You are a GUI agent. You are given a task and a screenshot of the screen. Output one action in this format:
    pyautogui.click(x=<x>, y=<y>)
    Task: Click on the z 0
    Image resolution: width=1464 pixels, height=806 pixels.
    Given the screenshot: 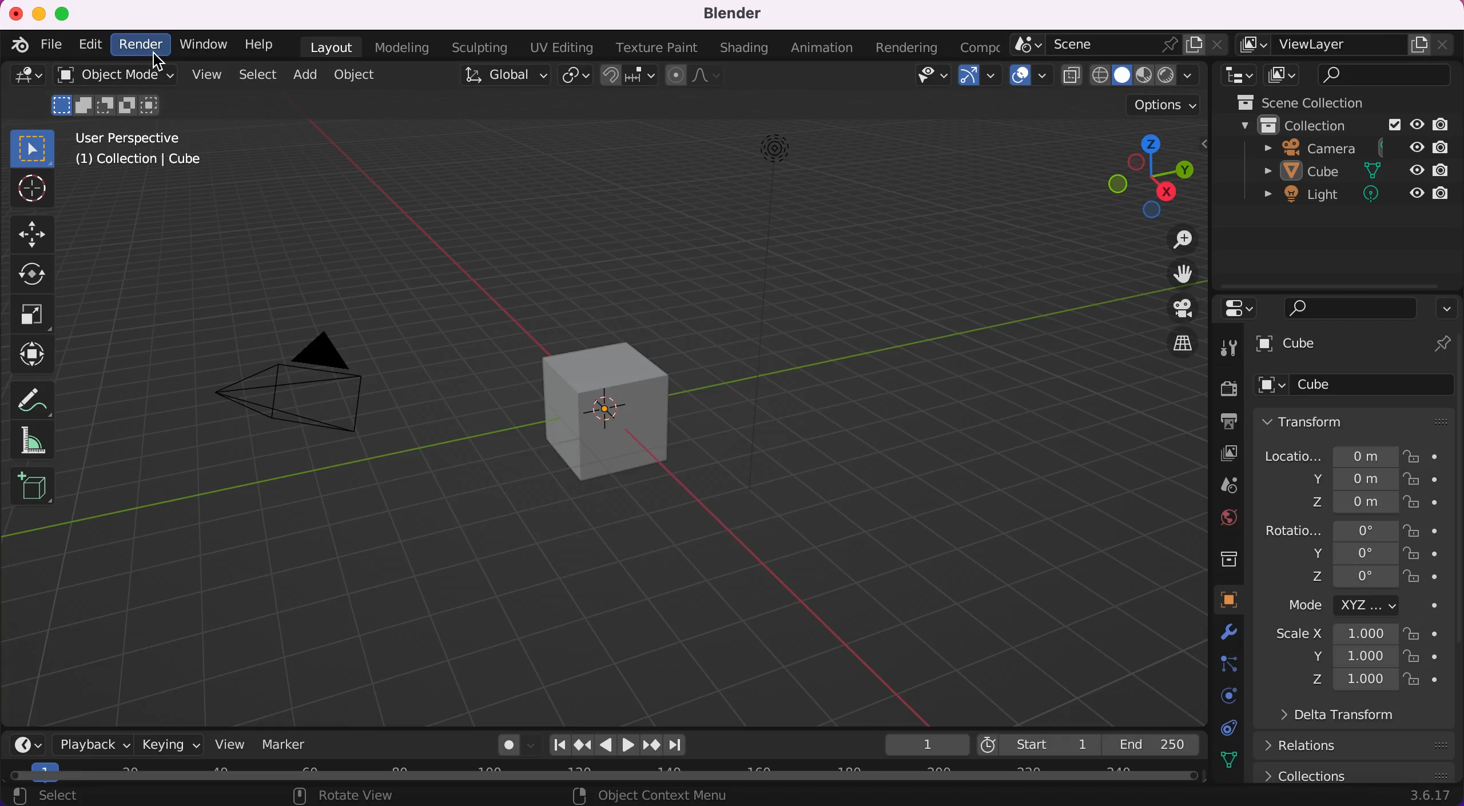 What is the action you would take?
    pyautogui.click(x=1354, y=577)
    